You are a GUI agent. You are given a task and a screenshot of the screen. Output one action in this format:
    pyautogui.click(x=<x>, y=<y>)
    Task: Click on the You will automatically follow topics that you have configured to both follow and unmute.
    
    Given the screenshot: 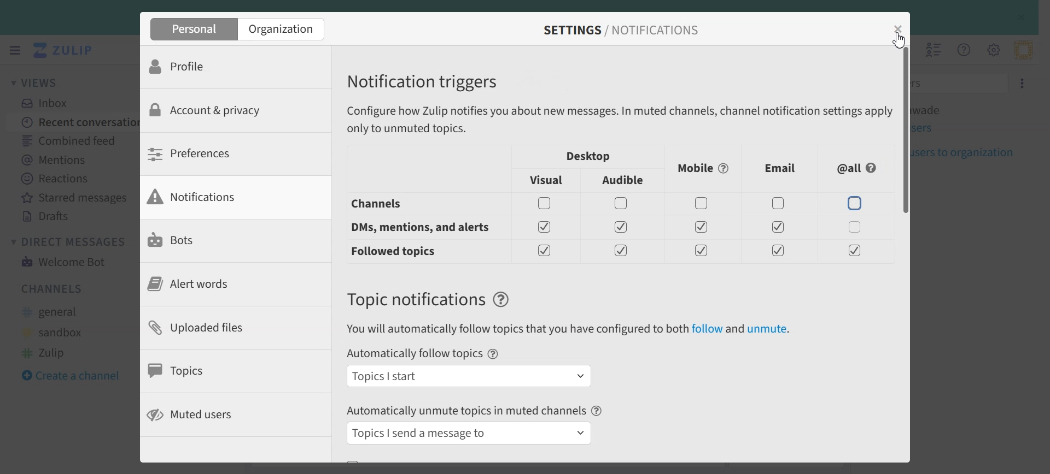 What is the action you would take?
    pyautogui.click(x=568, y=329)
    